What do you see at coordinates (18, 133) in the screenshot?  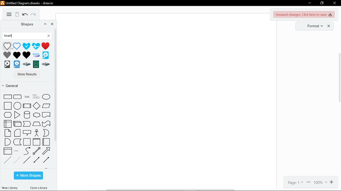 I see `card` at bounding box center [18, 133].